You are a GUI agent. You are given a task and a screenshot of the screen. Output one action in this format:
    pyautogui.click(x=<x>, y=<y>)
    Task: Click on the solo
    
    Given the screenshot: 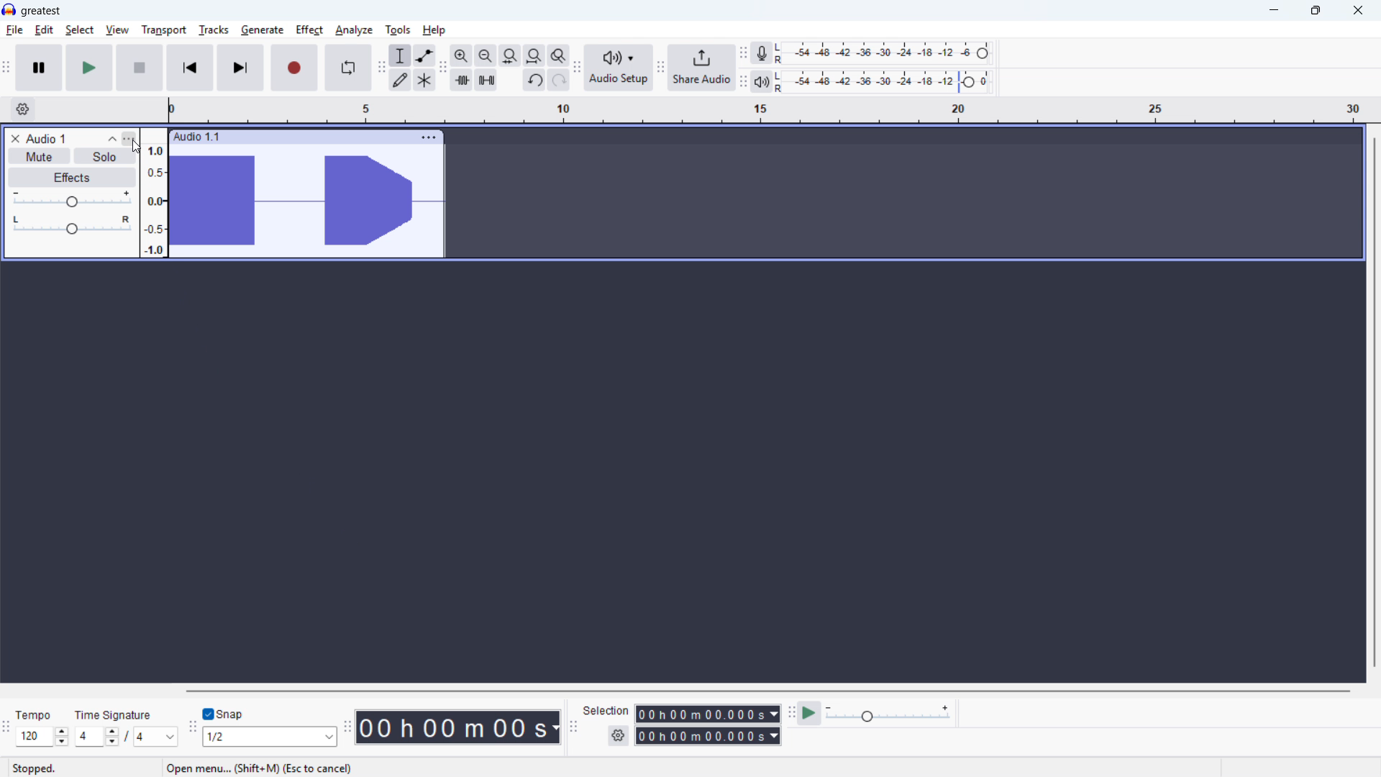 What is the action you would take?
    pyautogui.click(x=104, y=155)
    